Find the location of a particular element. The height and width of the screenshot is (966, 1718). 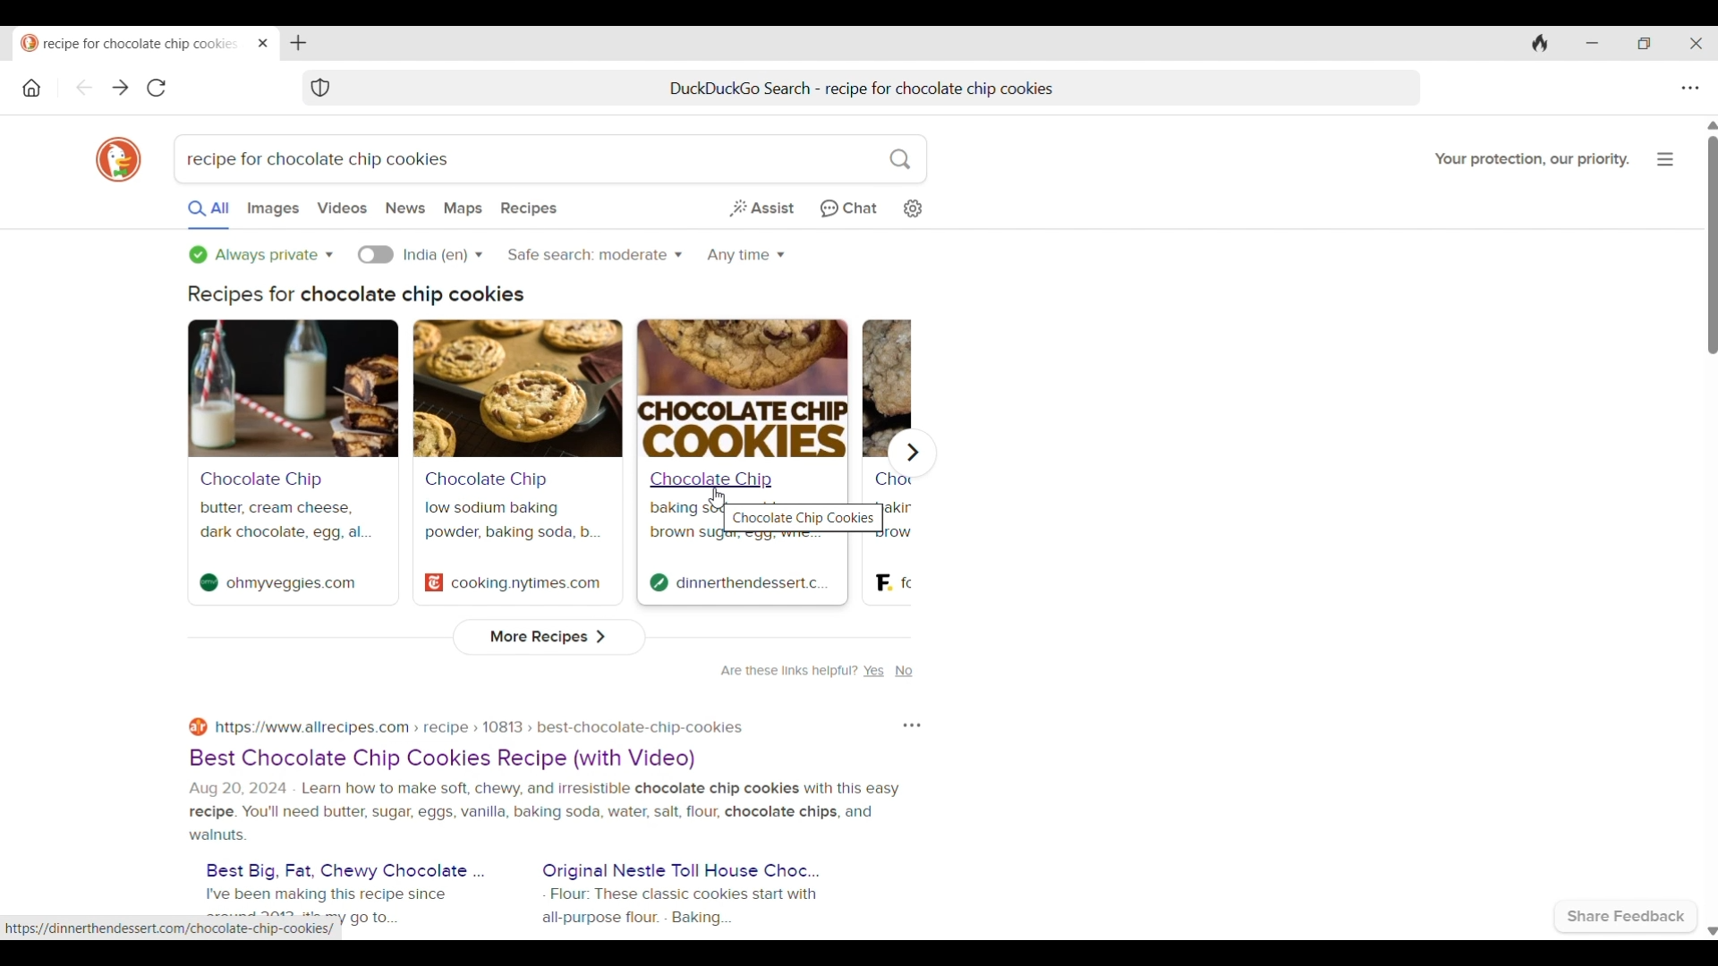

I've been making this recipe since is located at coordinates (327, 895).